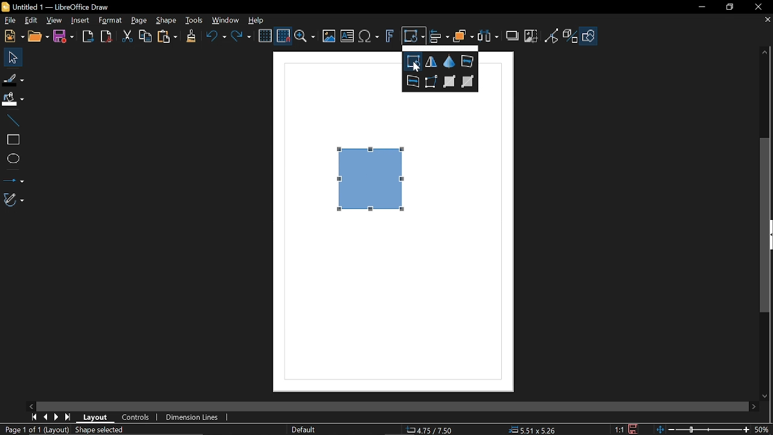 The image size is (773, 435). I want to click on Line, so click(12, 121).